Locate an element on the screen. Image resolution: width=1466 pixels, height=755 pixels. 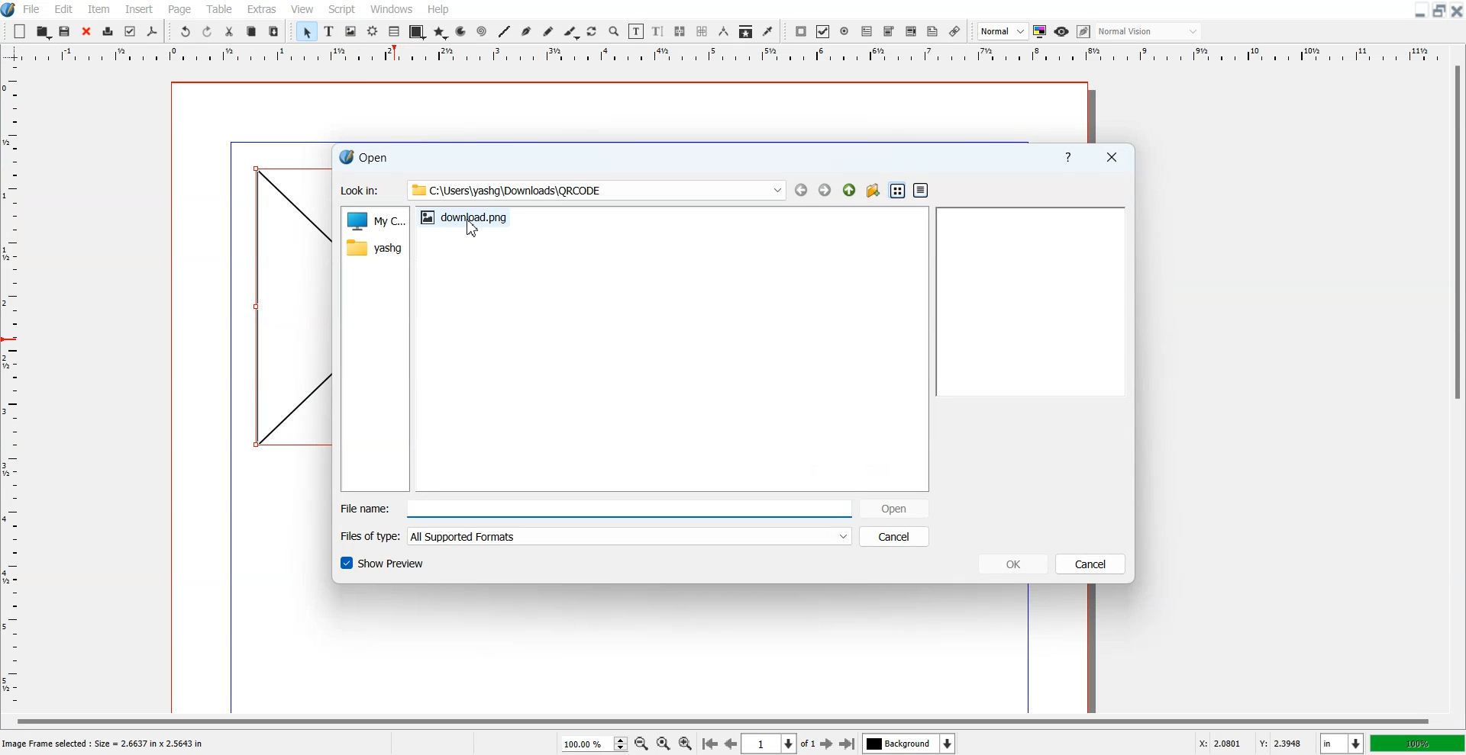
Zoom to 100% is located at coordinates (663, 743).